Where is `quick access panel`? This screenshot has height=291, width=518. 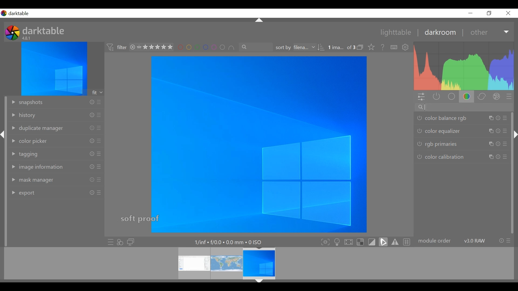
quick access panel is located at coordinates (422, 97).